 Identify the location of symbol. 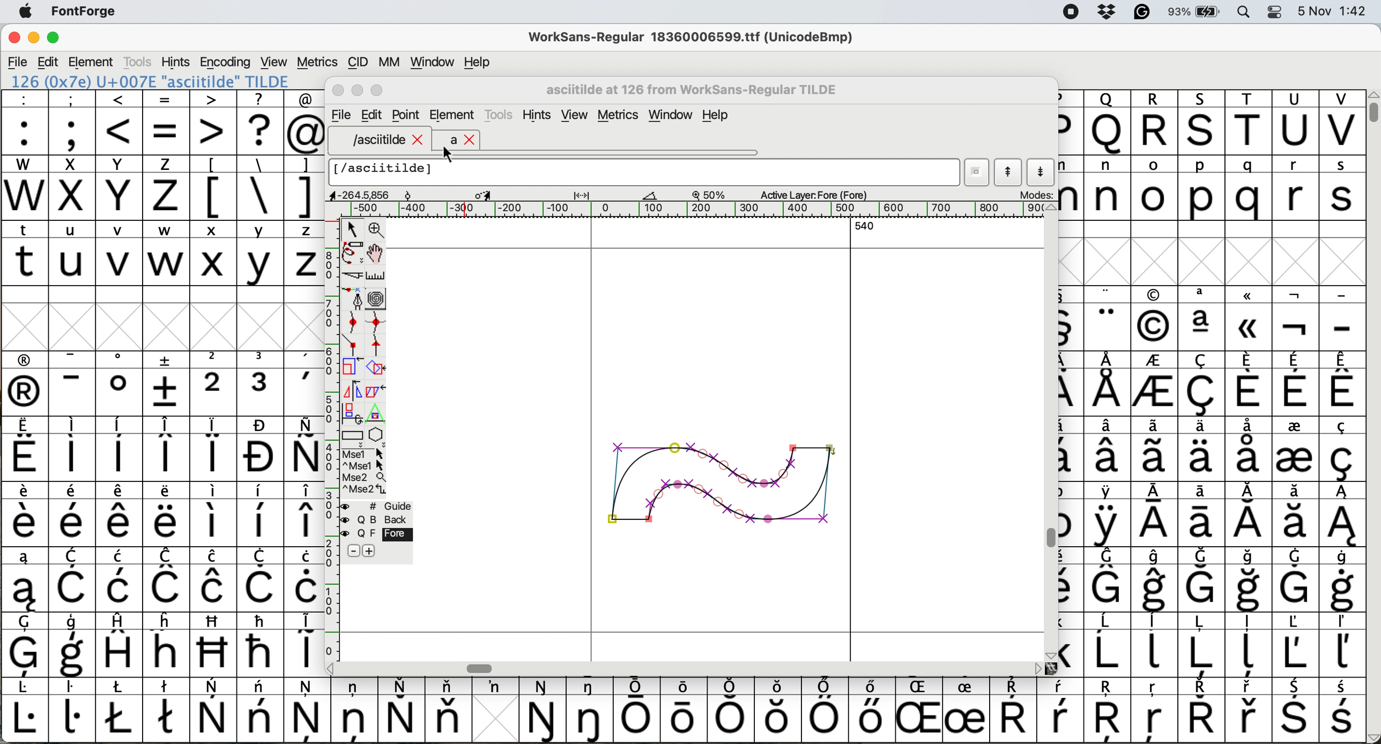
(120, 710).